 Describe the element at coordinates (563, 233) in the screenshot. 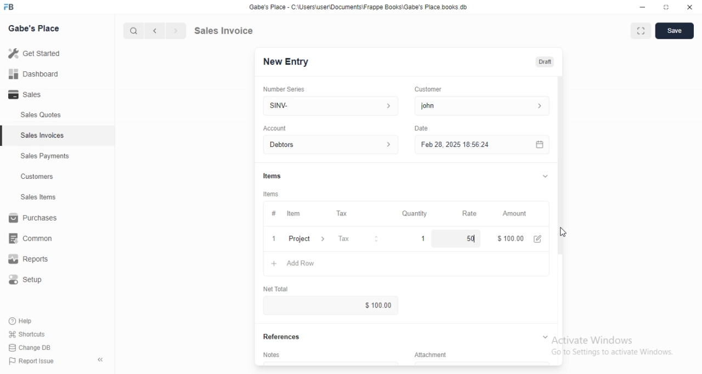

I see `cursor` at that location.